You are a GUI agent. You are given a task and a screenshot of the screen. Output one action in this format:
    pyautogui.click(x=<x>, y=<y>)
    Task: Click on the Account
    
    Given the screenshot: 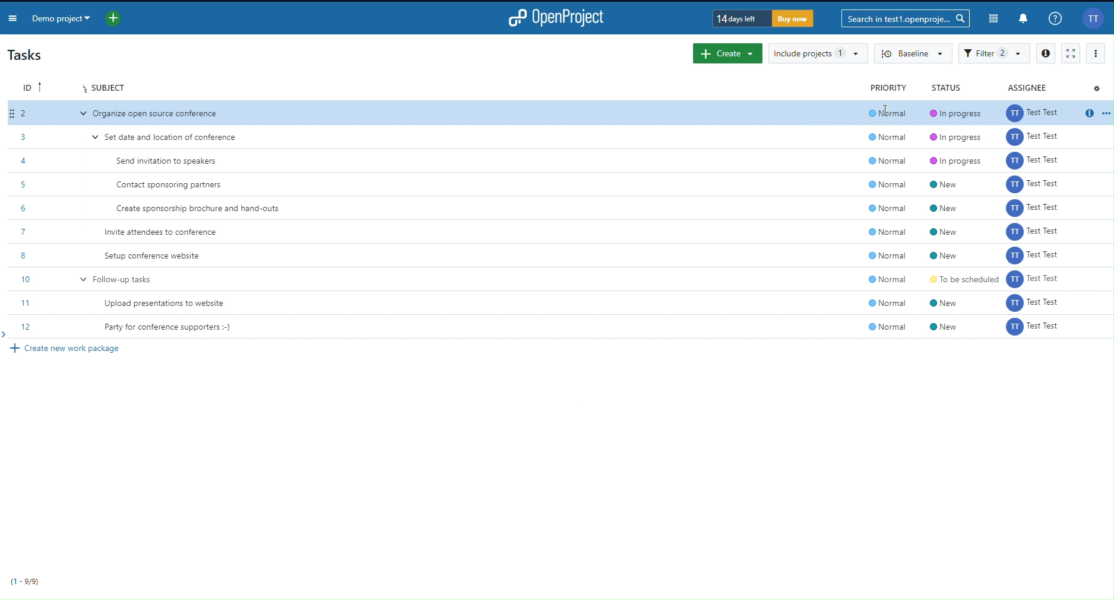 What is the action you would take?
    pyautogui.click(x=1094, y=19)
    